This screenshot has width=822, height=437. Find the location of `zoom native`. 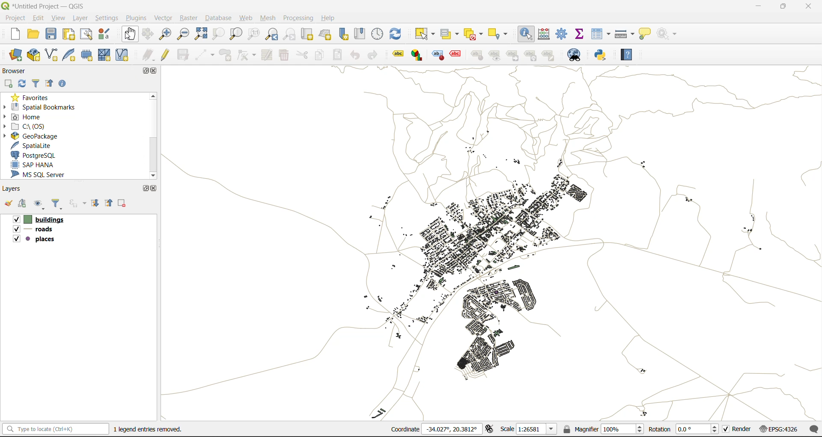

zoom native is located at coordinates (251, 35).